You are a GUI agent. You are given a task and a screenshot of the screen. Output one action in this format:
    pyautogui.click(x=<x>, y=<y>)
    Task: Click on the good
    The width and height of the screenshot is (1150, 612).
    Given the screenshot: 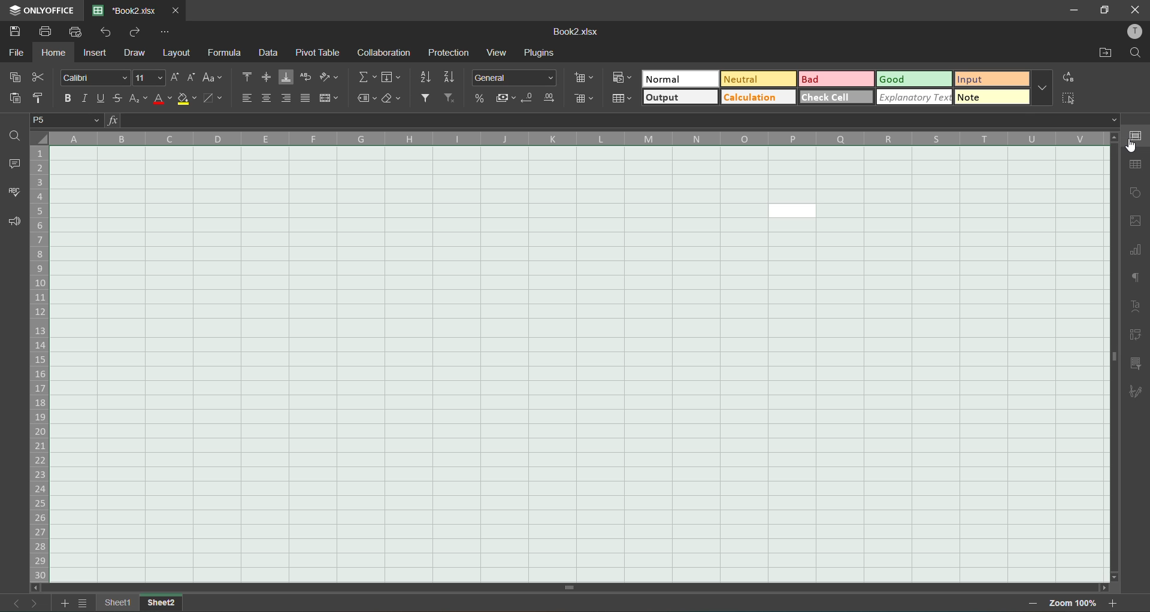 What is the action you would take?
    pyautogui.click(x=915, y=79)
    